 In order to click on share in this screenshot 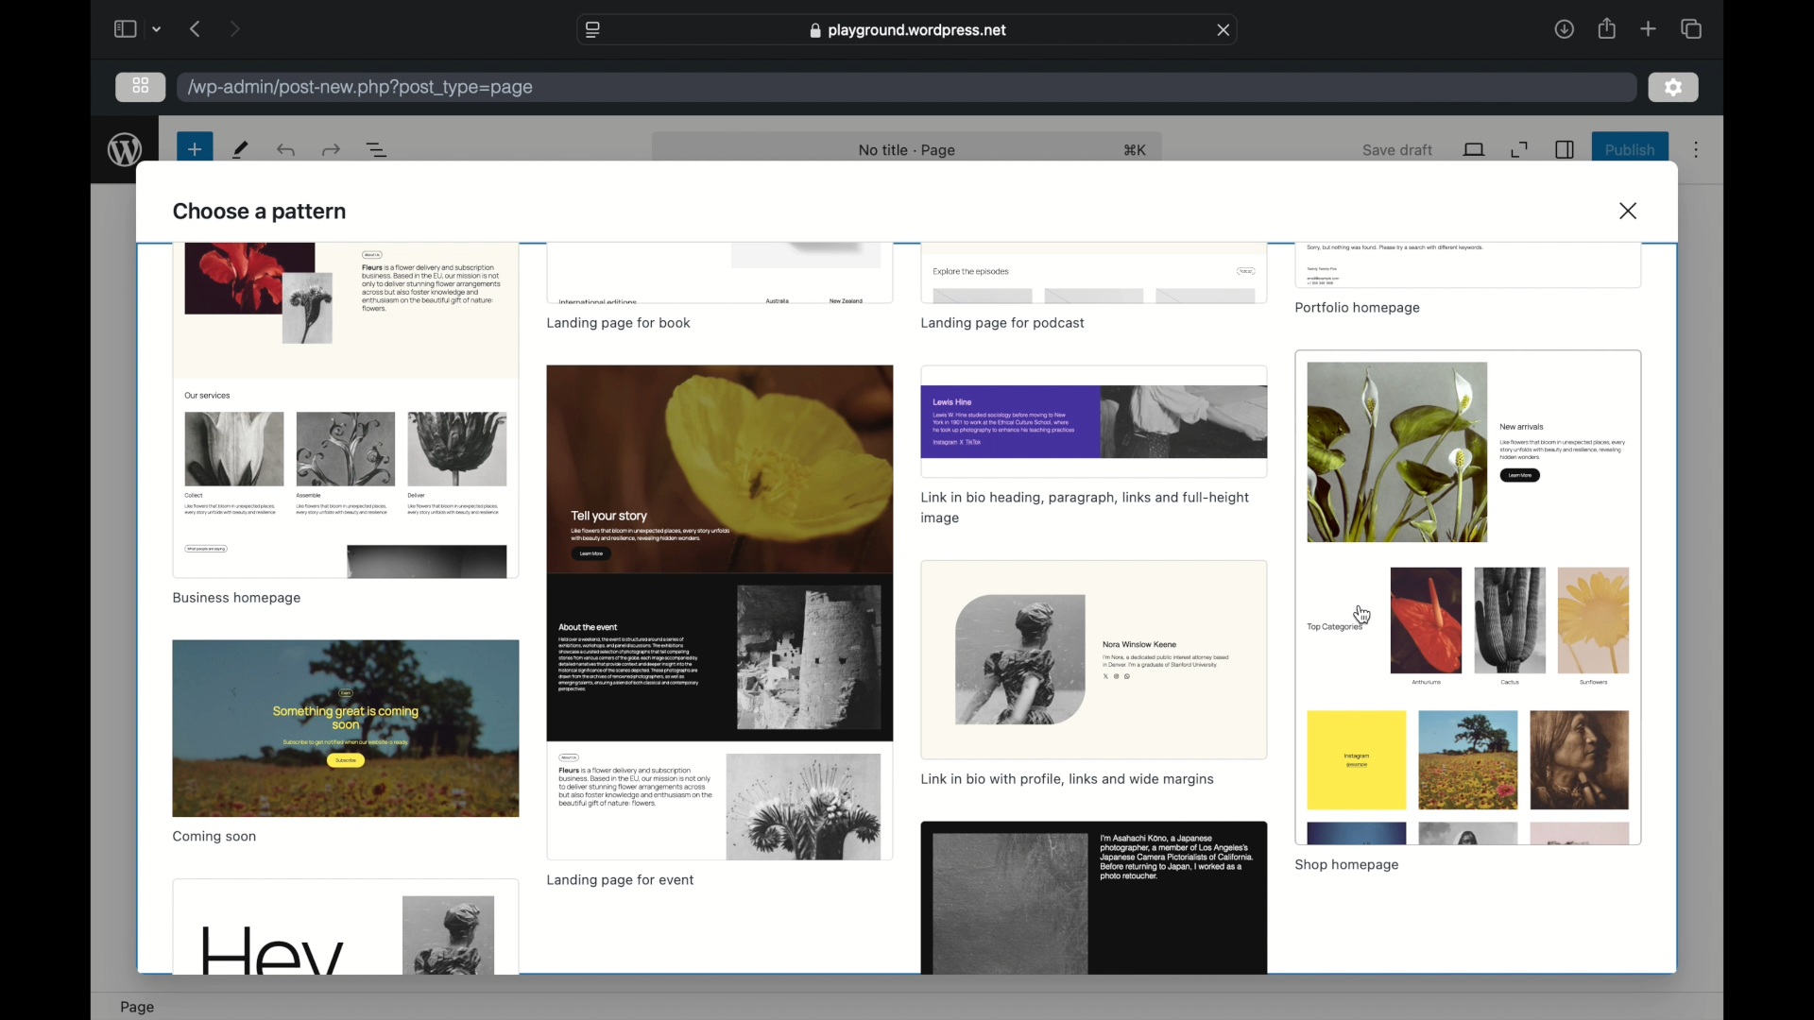, I will do `click(1608, 28)`.